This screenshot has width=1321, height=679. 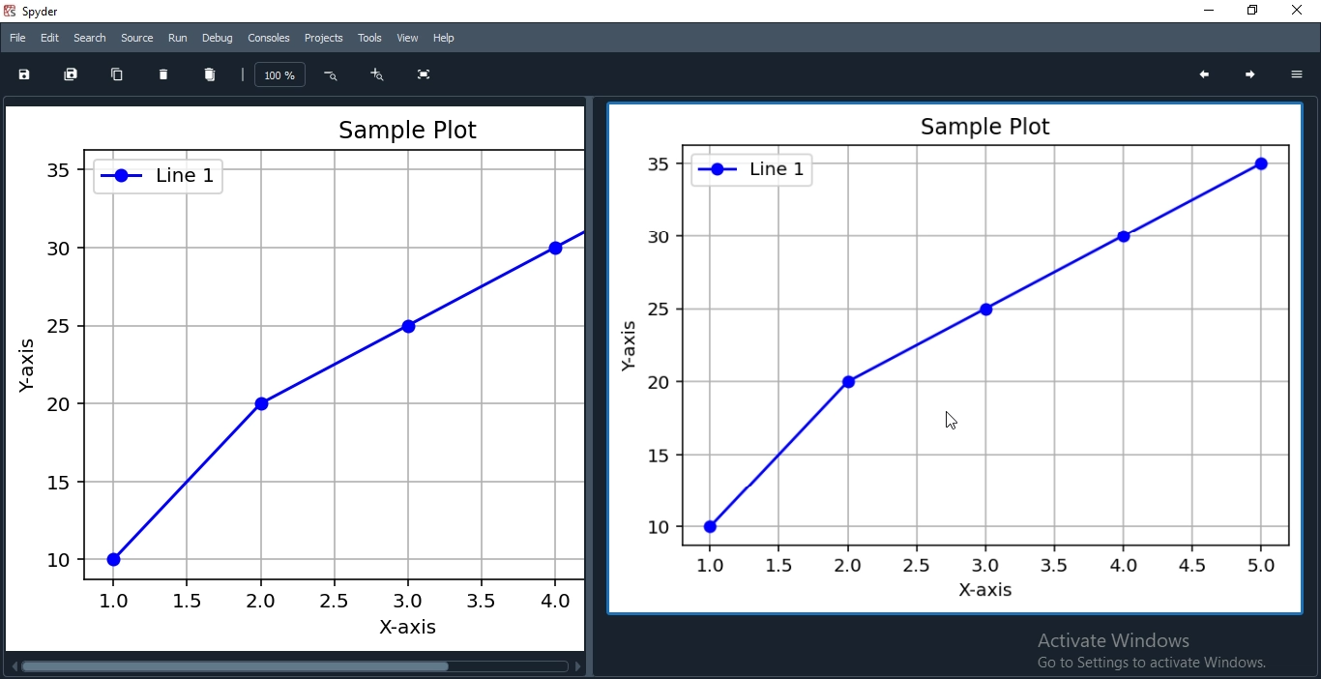 I want to click on Projects, so click(x=324, y=38).